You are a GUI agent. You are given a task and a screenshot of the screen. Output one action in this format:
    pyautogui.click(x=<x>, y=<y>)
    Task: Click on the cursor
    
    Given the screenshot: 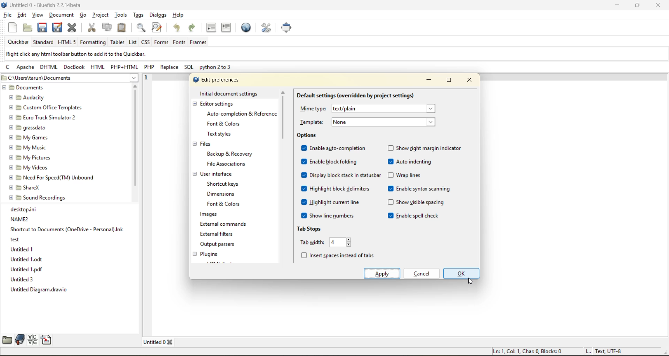 What is the action you would take?
    pyautogui.click(x=472, y=282)
    